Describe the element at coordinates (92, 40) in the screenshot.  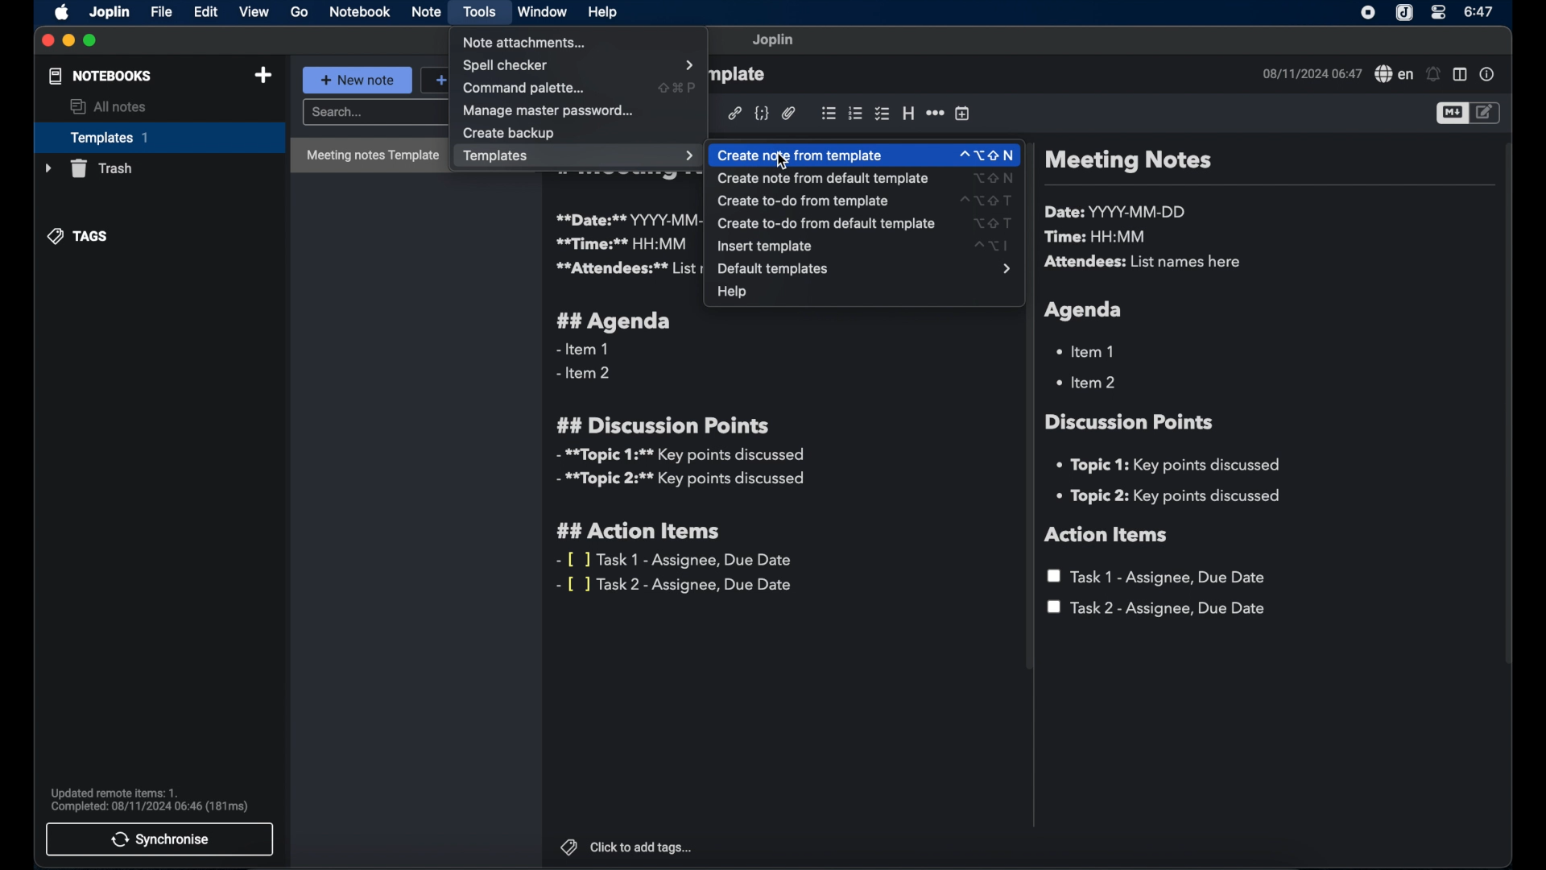
I see `maximize` at that location.